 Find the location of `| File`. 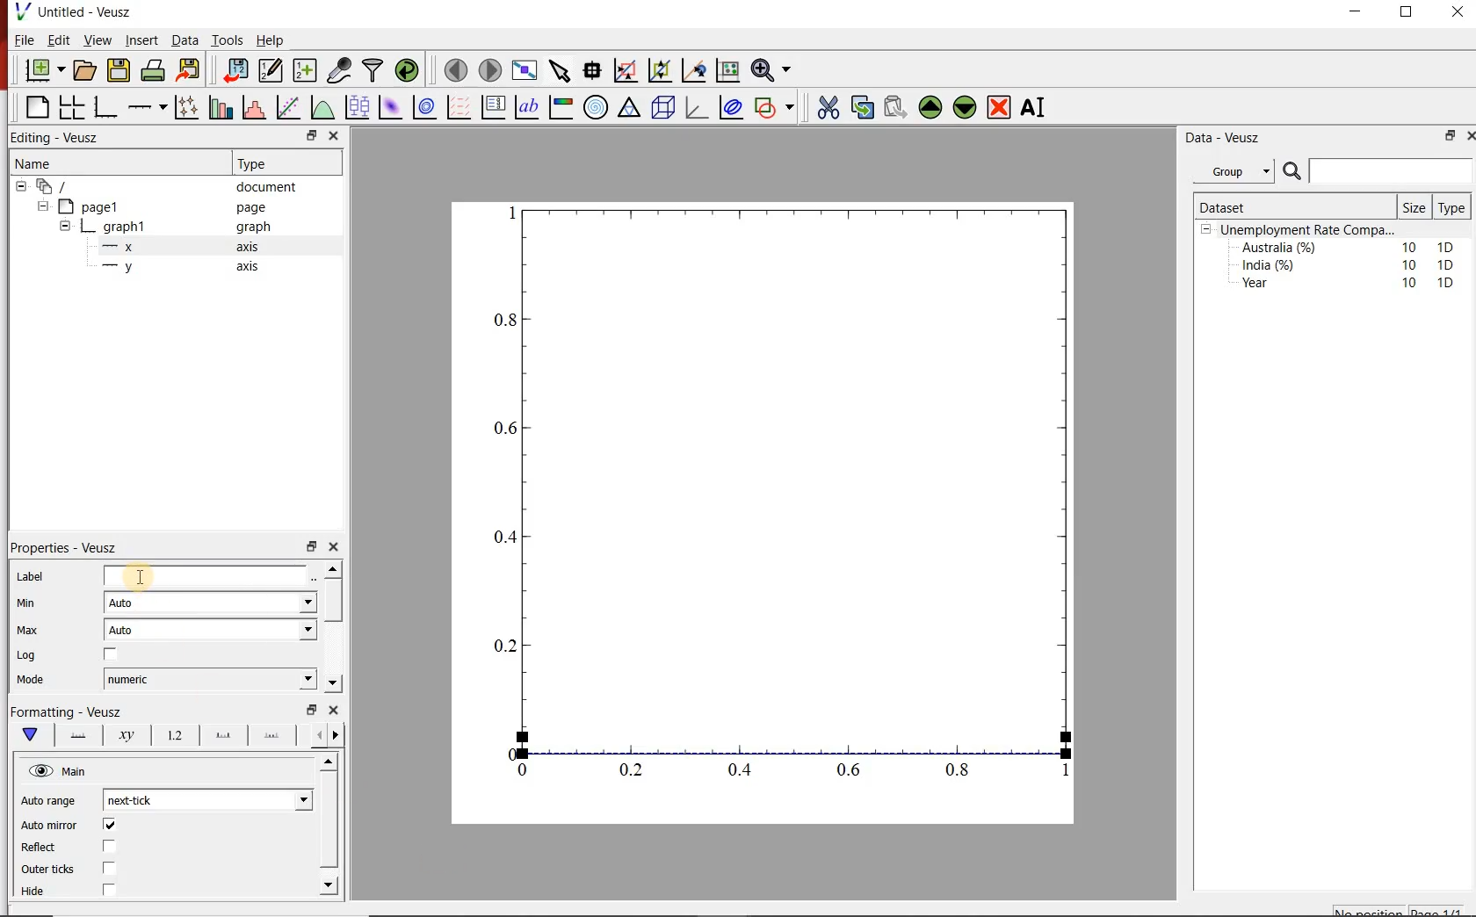

| File is located at coordinates (20, 40).